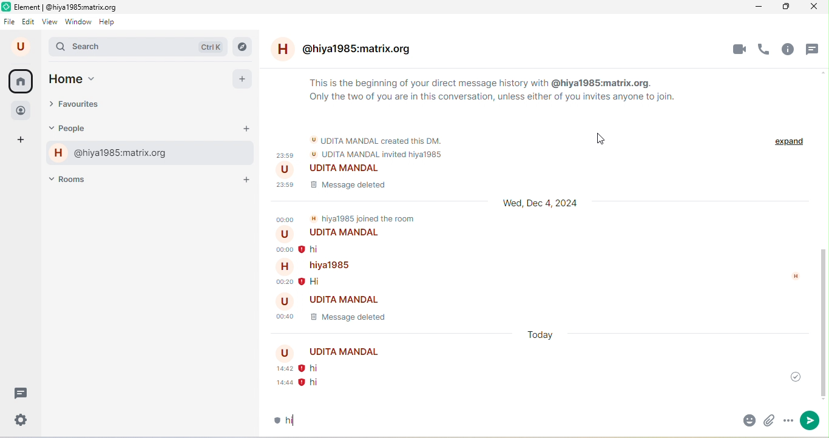 This screenshot has height=438, width=829. Describe the element at coordinates (21, 81) in the screenshot. I see `home` at that location.